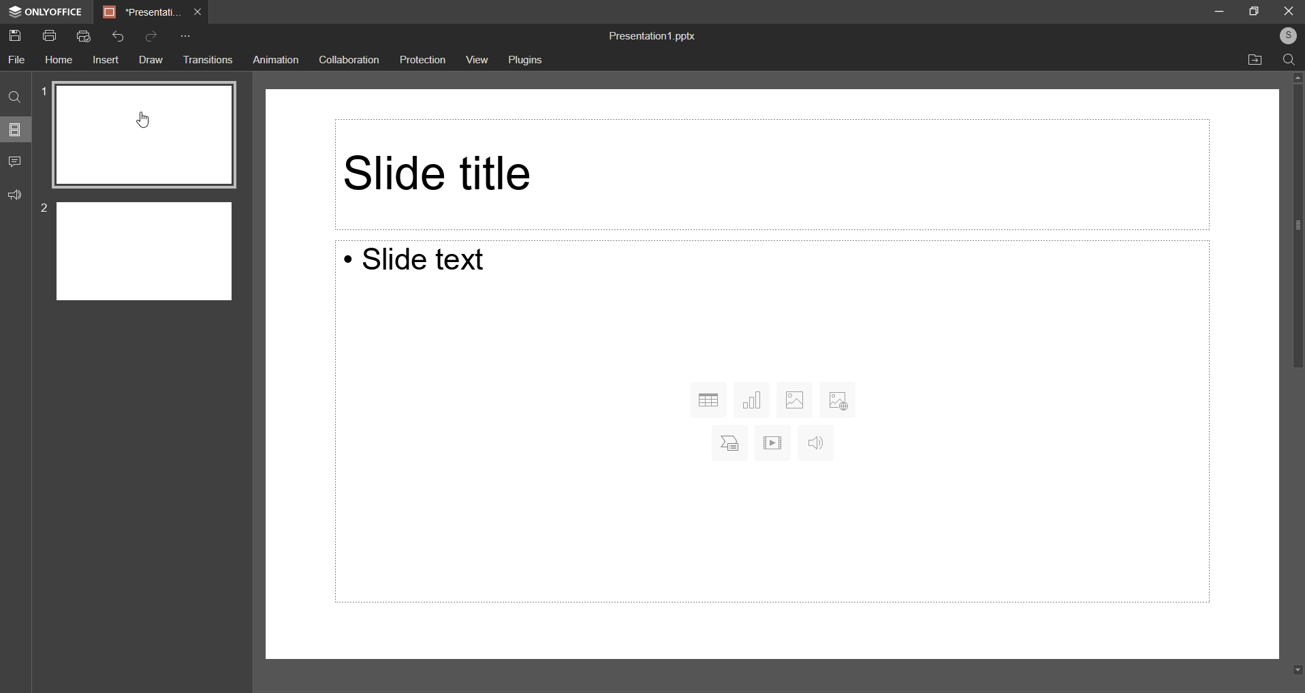 The image size is (1305, 693). What do you see at coordinates (149, 59) in the screenshot?
I see `Draw` at bounding box center [149, 59].